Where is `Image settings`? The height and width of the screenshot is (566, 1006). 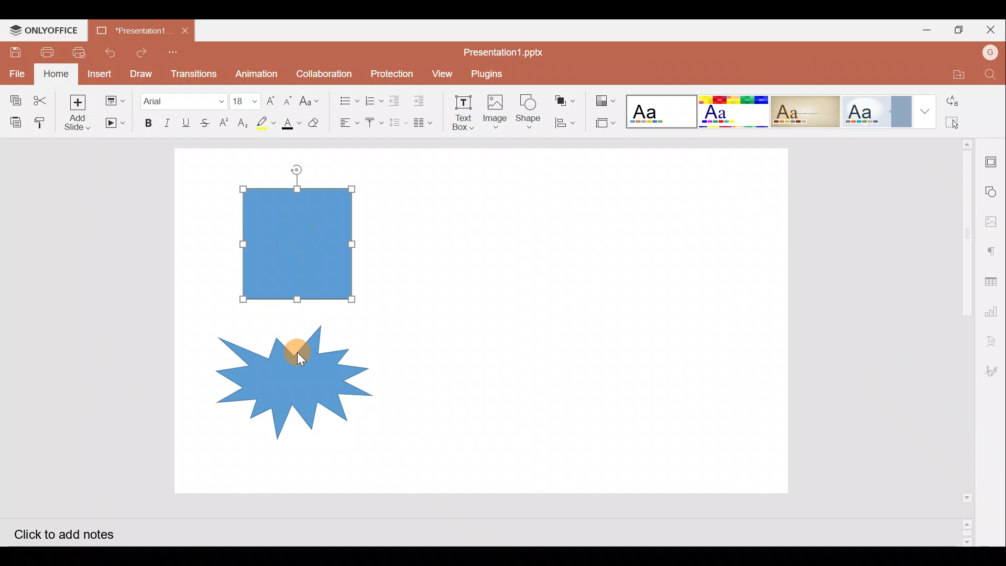 Image settings is located at coordinates (994, 219).